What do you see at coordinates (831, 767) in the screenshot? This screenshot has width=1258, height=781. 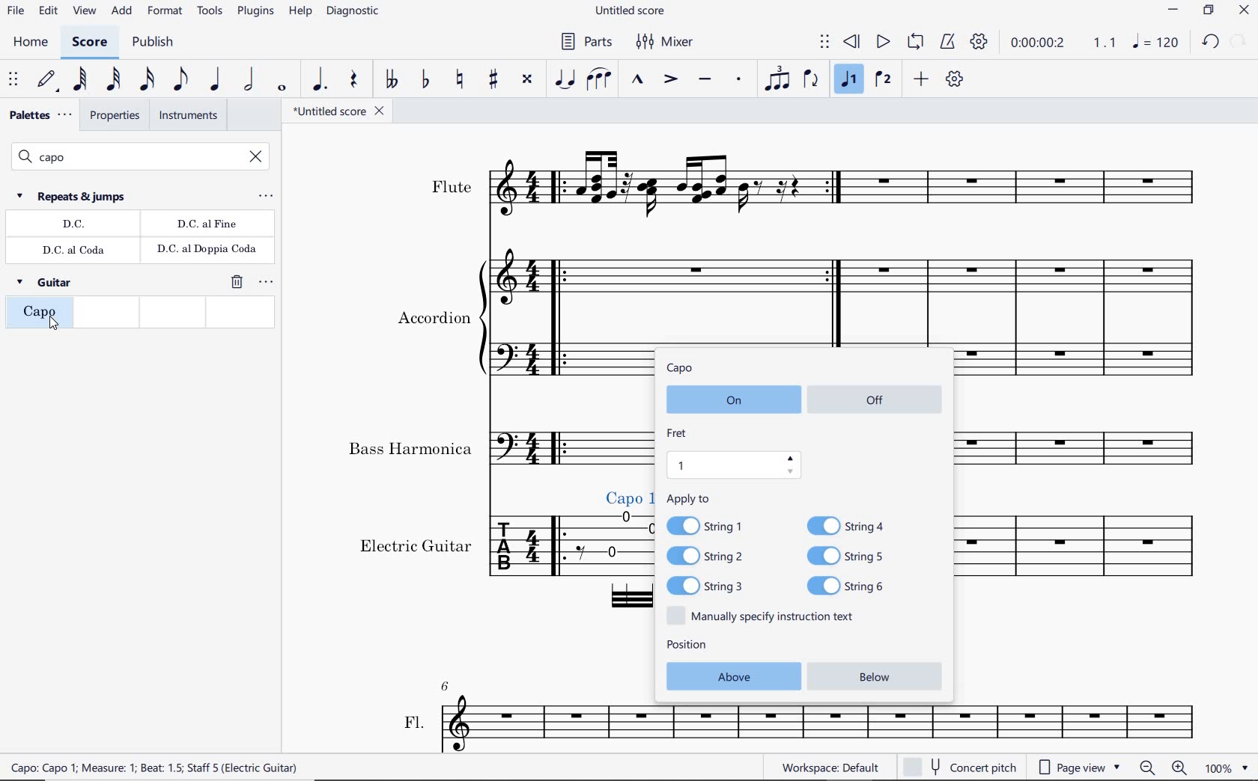 I see `workspace default` at bounding box center [831, 767].